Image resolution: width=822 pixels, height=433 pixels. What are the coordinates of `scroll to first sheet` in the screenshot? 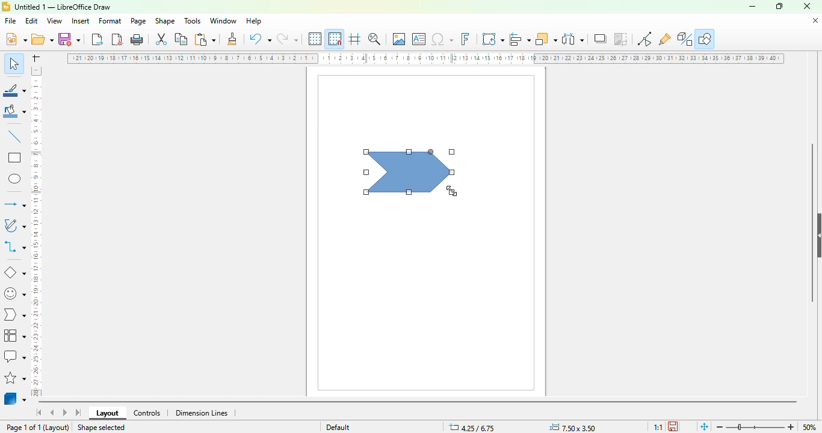 It's located at (40, 413).